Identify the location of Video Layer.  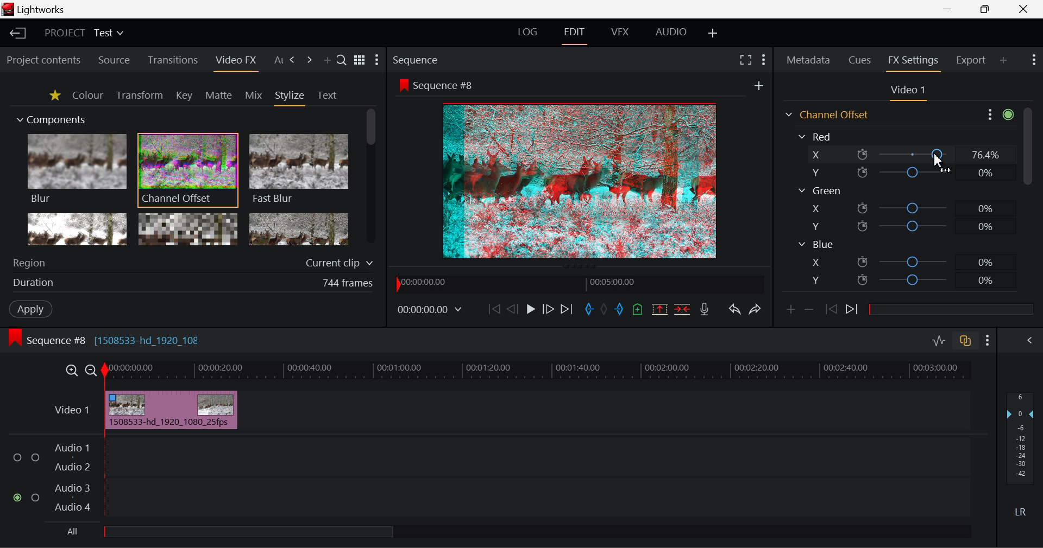
(73, 412).